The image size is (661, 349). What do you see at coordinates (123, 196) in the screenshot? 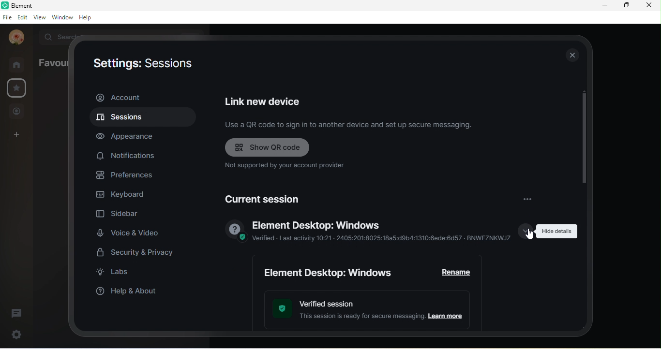
I see `keyboard` at bounding box center [123, 196].